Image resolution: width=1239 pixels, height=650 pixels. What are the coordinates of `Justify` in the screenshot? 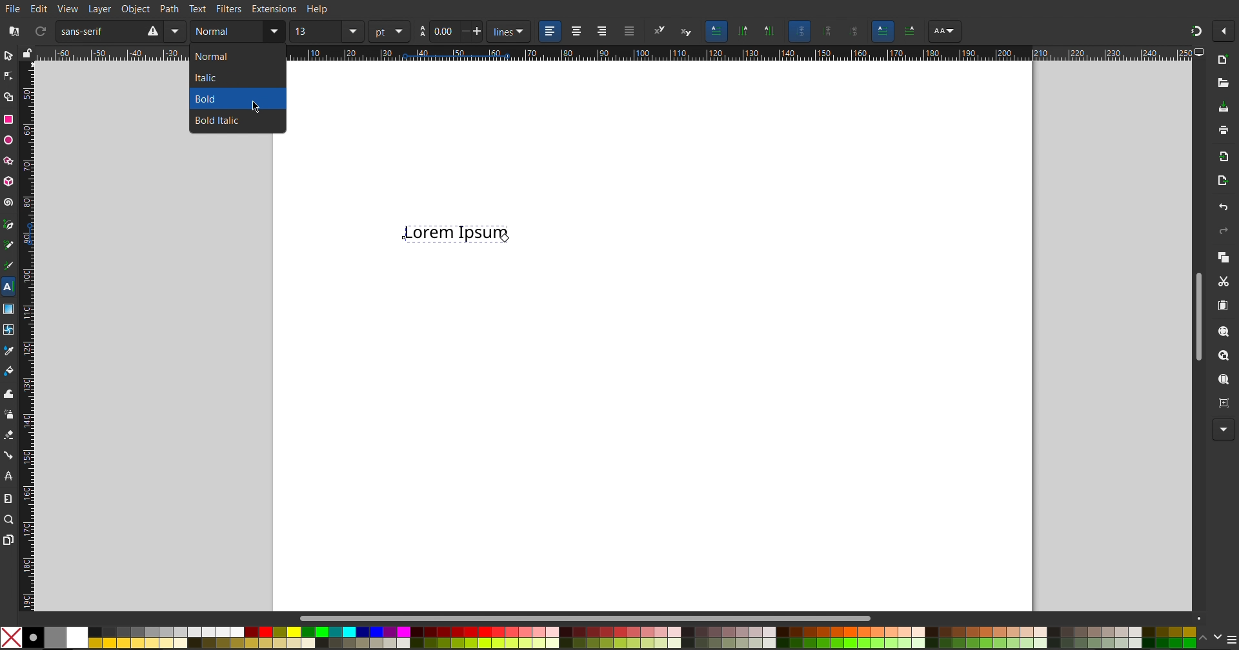 It's located at (629, 32).